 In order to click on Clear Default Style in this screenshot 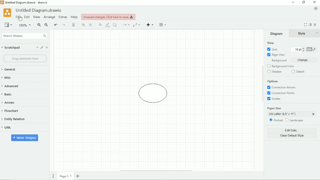, I will do `click(292, 136)`.